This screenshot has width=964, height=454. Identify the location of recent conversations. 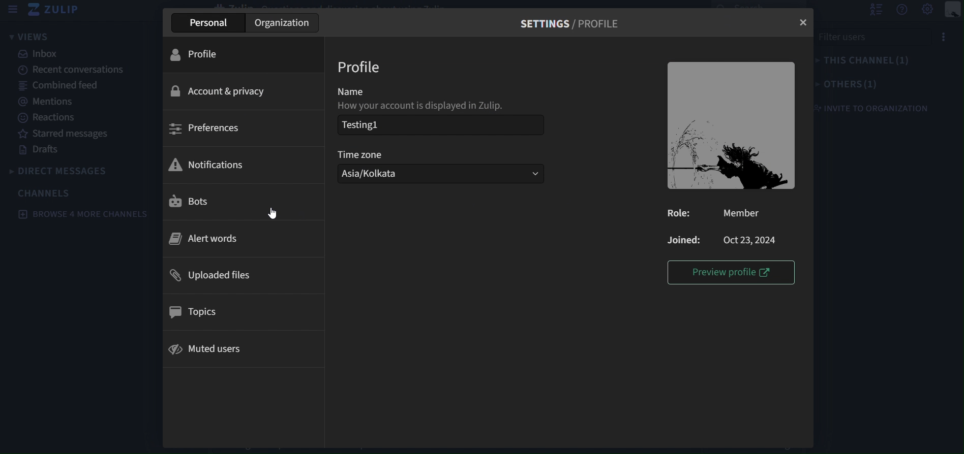
(78, 71).